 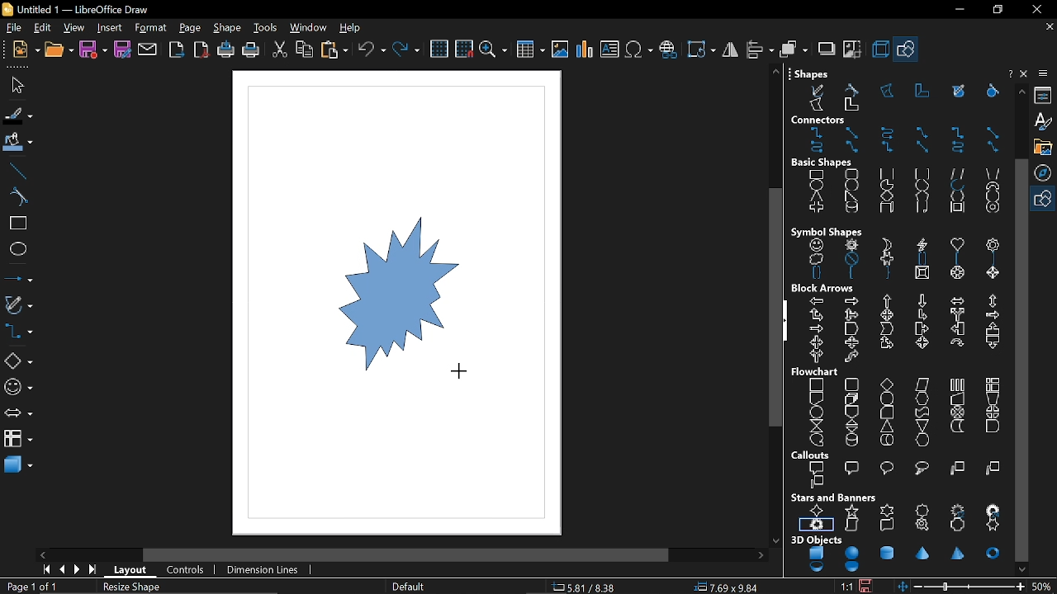 I want to click on shape, so click(x=229, y=29).